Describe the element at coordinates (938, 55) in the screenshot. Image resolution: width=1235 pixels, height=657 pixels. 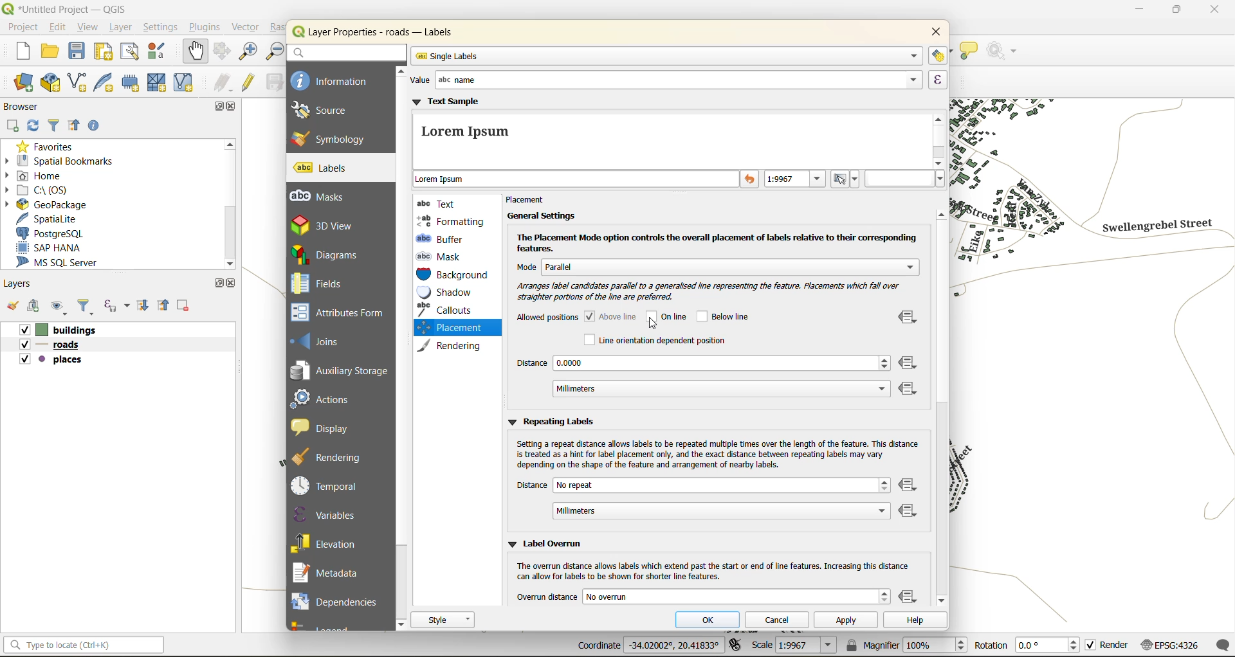
I see `automated placement settings` at that location.